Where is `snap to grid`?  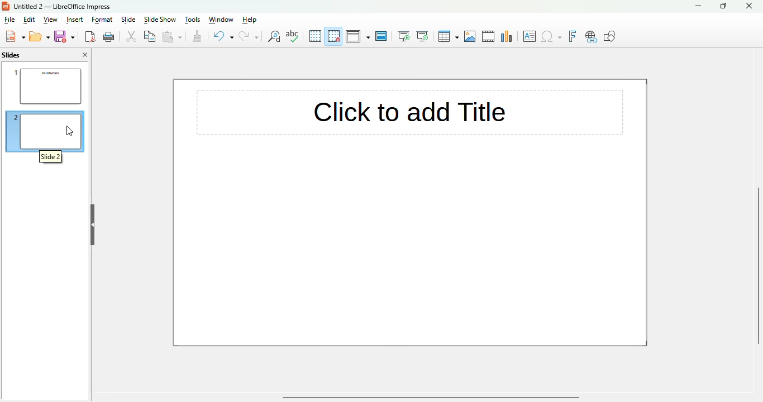 snap to grid is located at coordinates (334, 36).